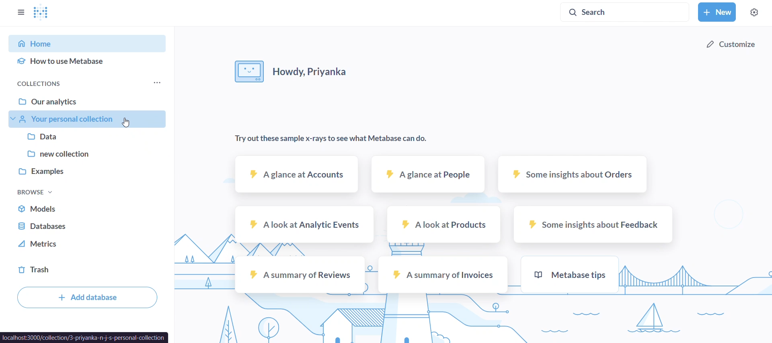 This screenshot has height=343, width=772. I want to click on our analytics, so click(90, 103).